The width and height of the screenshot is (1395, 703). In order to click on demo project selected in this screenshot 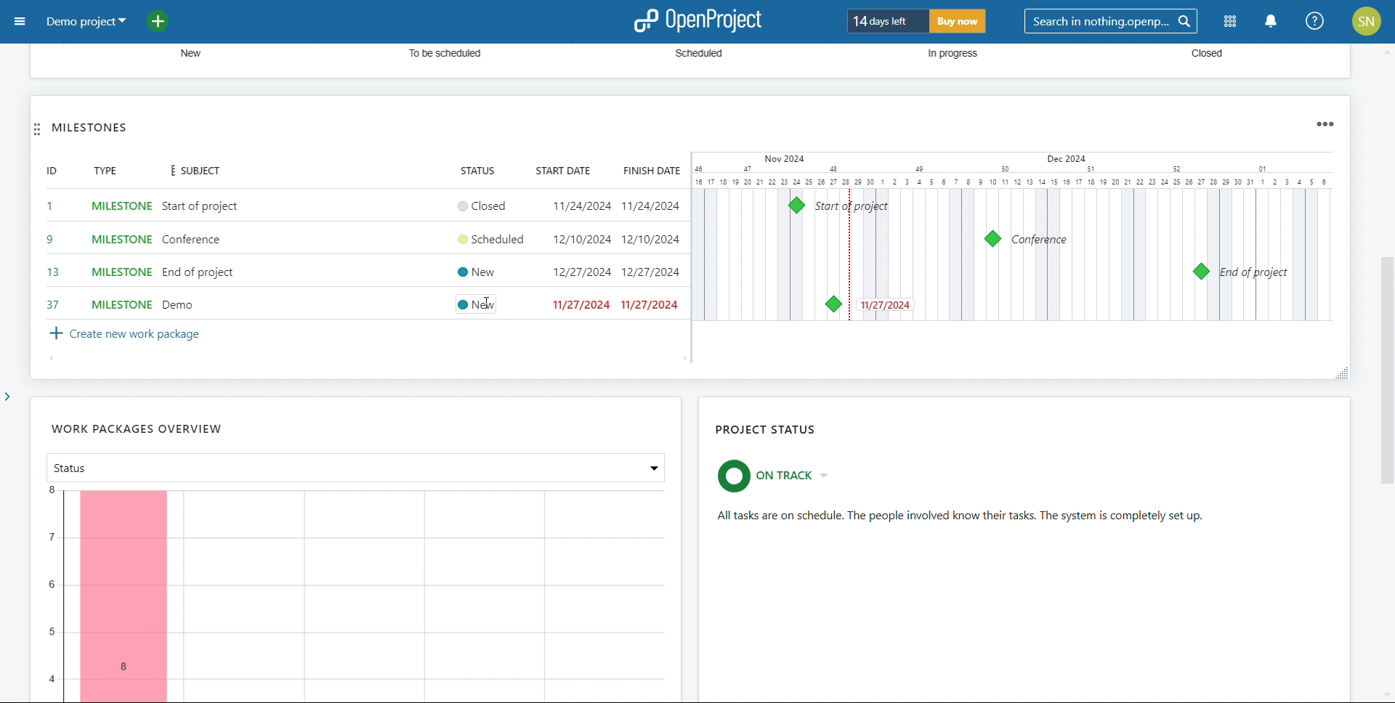, I will do `click(85, 21)`.